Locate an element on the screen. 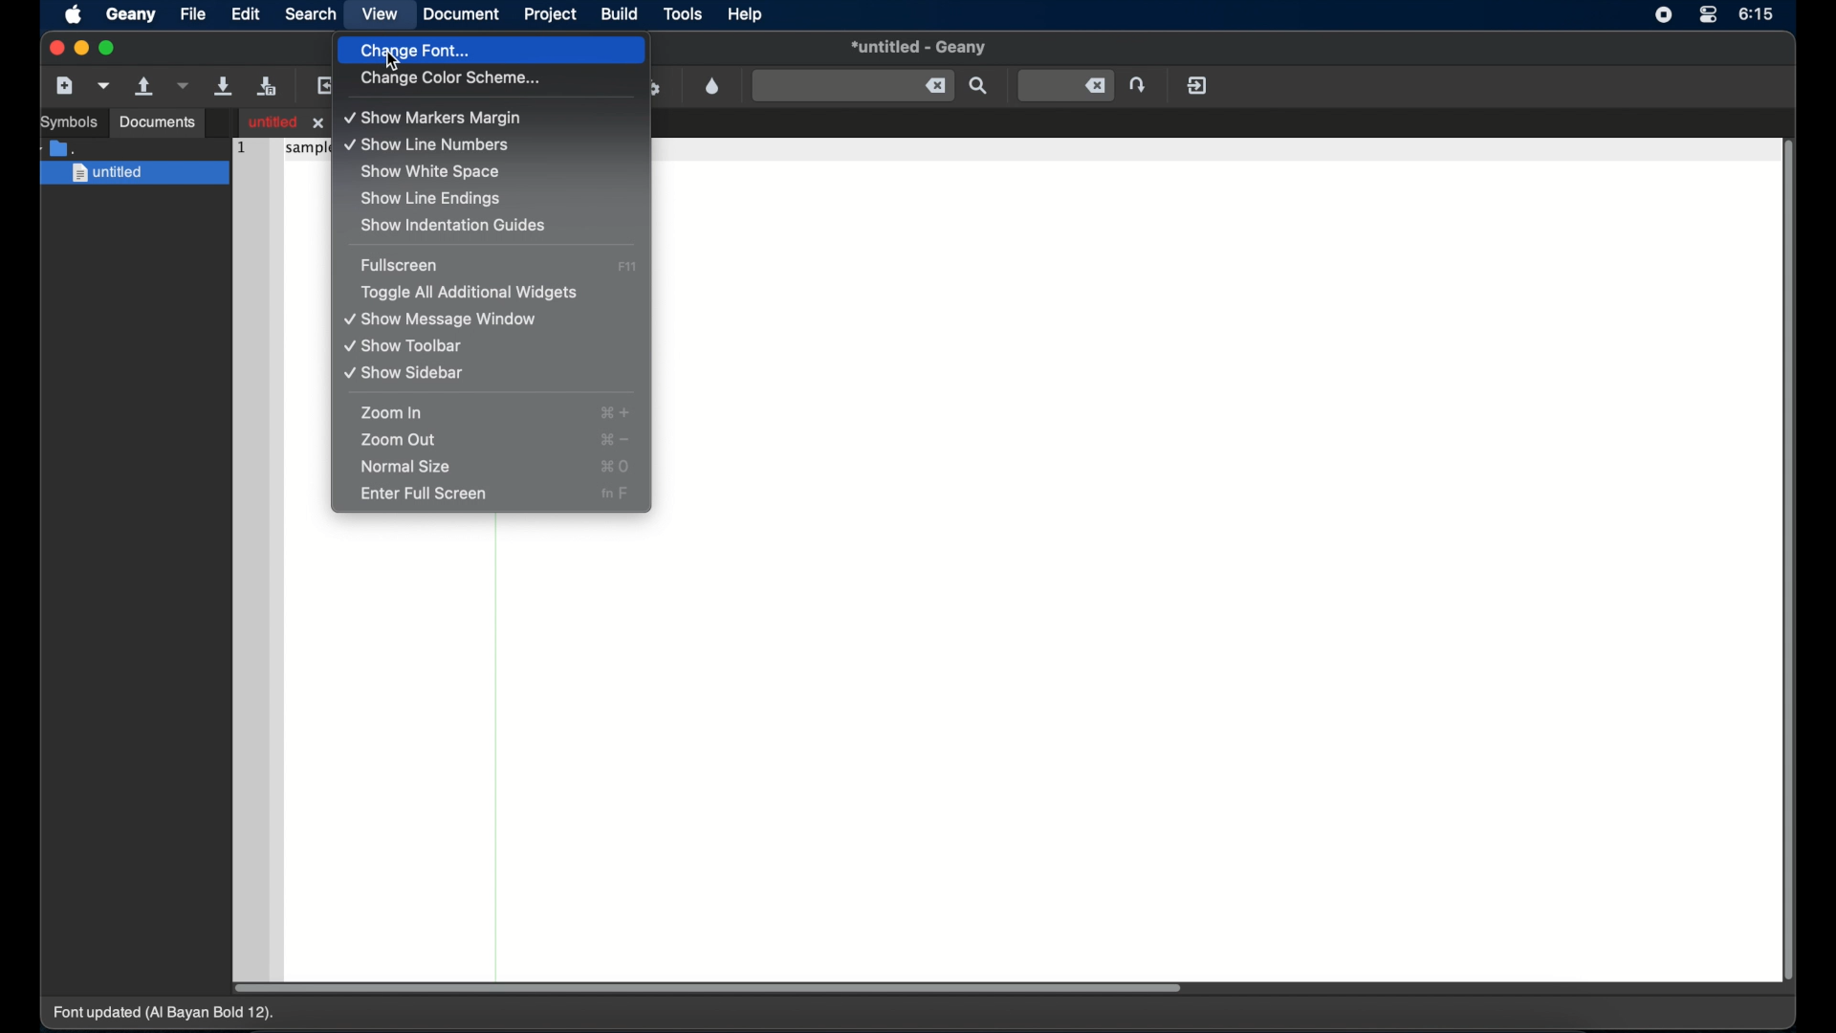 The height and width of the screenshot is (1033, 1836). zoom in shortcut  is located at coordinates (615, 413).